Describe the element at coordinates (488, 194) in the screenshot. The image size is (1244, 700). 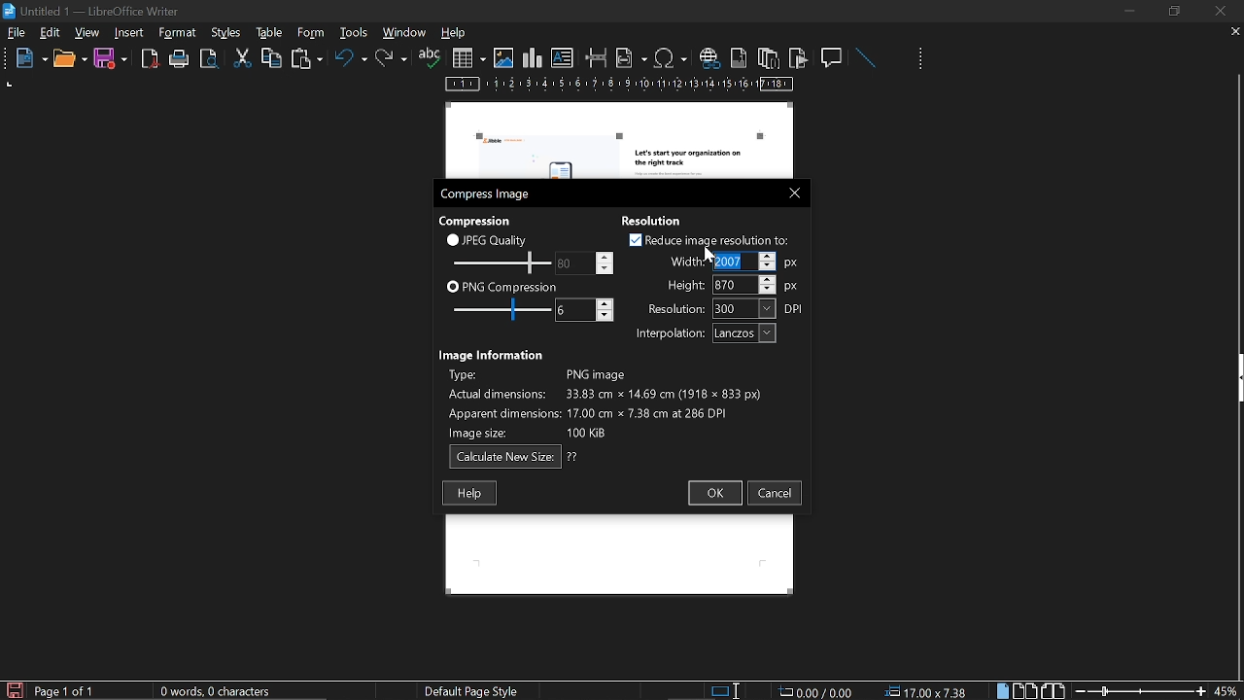
I see `compress image` at that location.